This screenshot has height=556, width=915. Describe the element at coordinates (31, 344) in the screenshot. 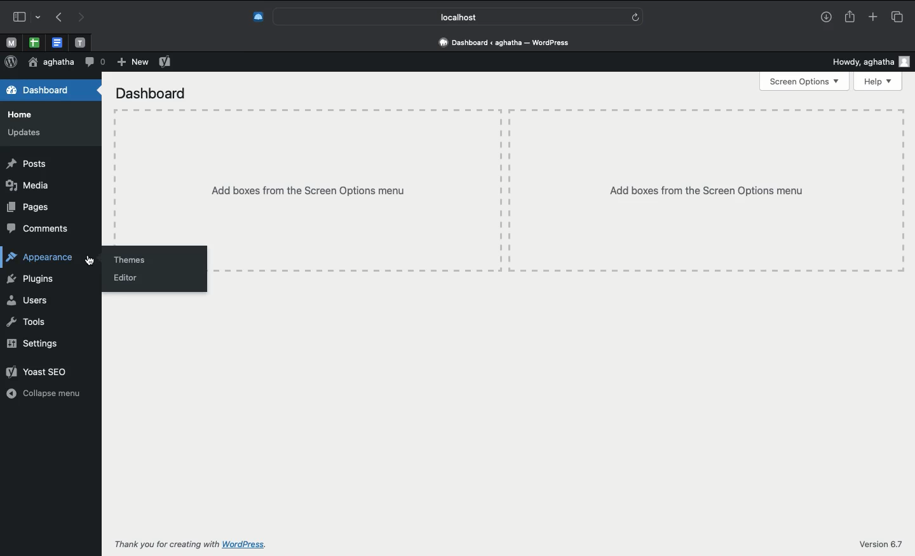

I see `Settings` at that location.